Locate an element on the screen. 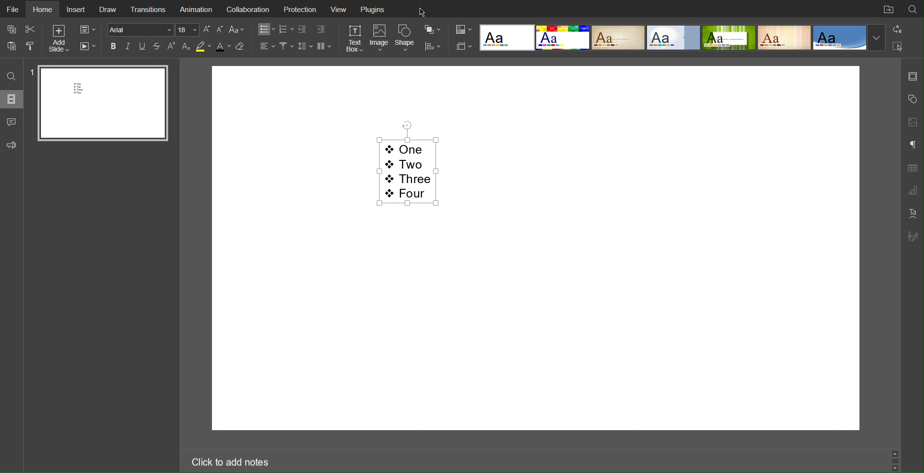  Bold is located at coordinates (114, 46).